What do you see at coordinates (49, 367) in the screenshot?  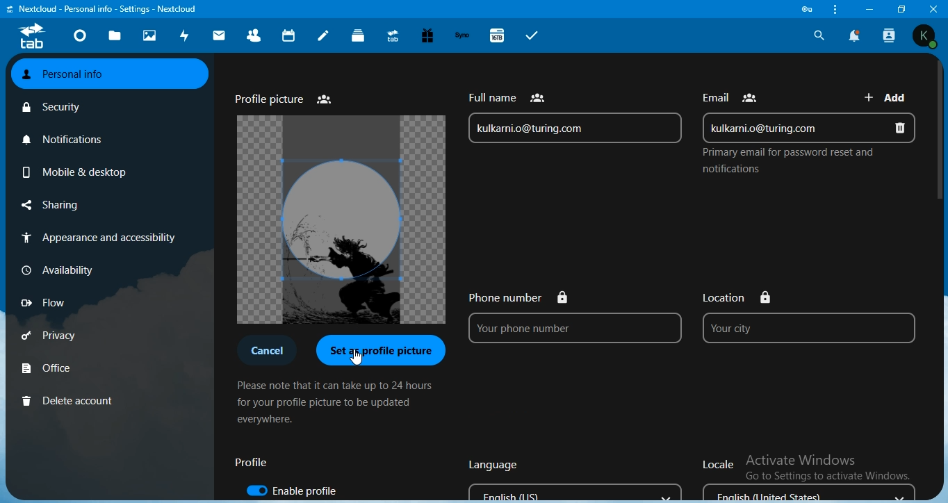 I see `office` at bounding box center [49, 367].